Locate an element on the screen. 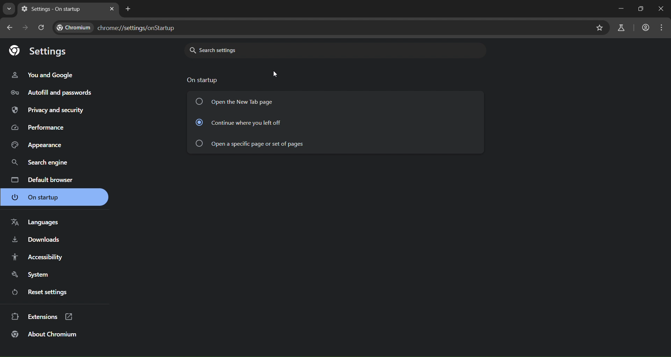 The height and width of the screenshot is (357, 671). open the new tab page is located at coordinates (239, 101).